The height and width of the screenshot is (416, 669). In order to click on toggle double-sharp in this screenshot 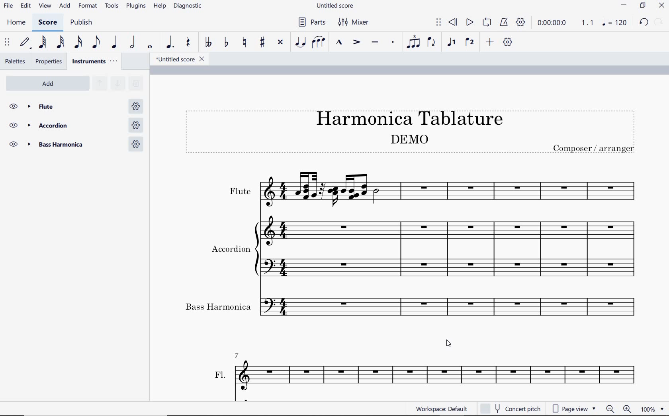, I will do `click(280, 43)`.